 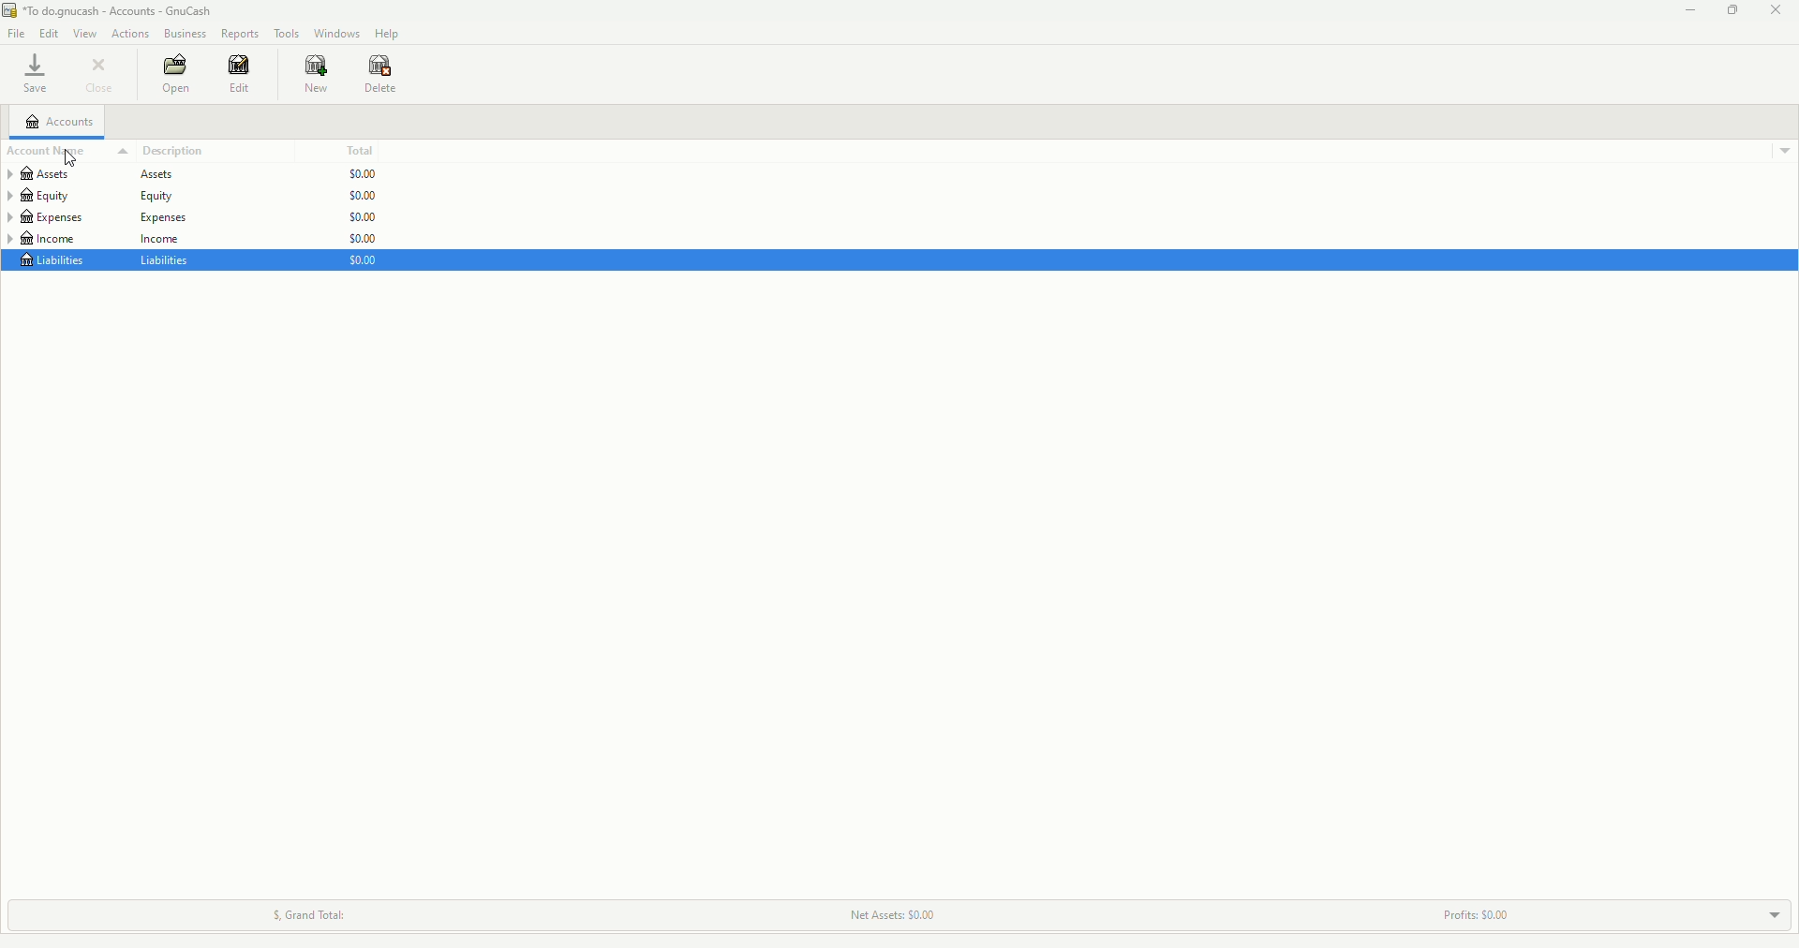 What do you see at coordinates (286, 32) in the screenshot?
I see `Tools` at bounding box center [286, 32].